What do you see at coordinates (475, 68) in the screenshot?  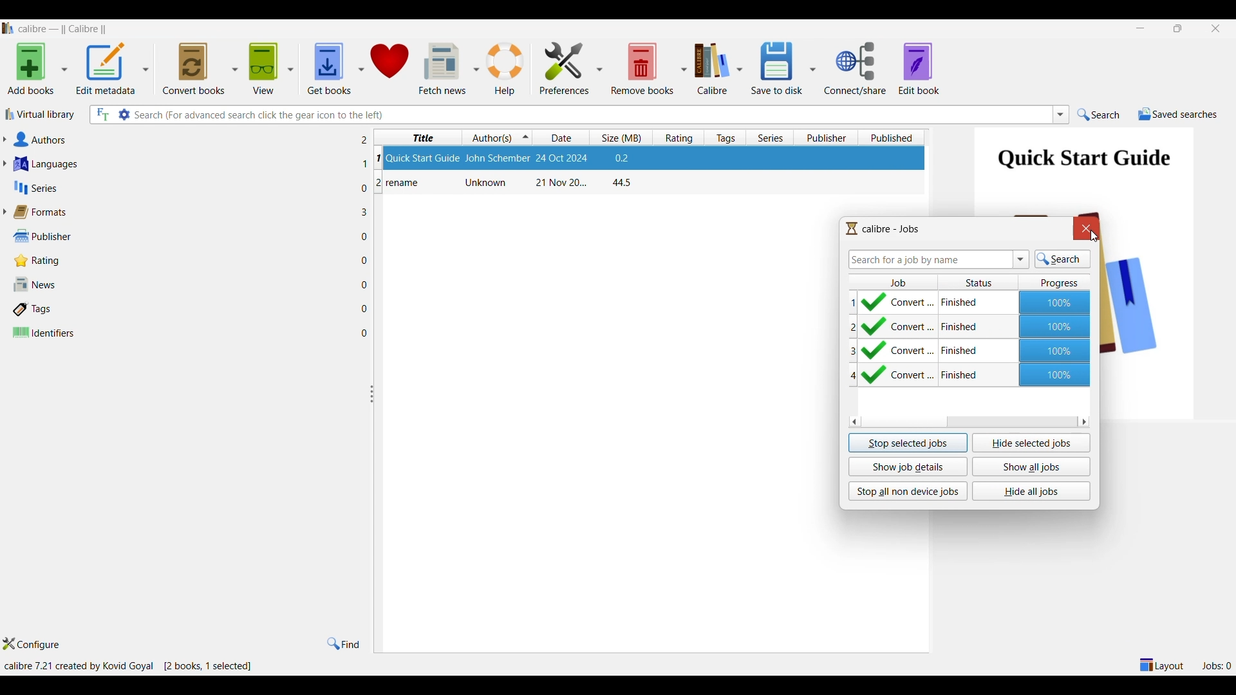 I see `Fetch news column` at bounding box center [475, 68].